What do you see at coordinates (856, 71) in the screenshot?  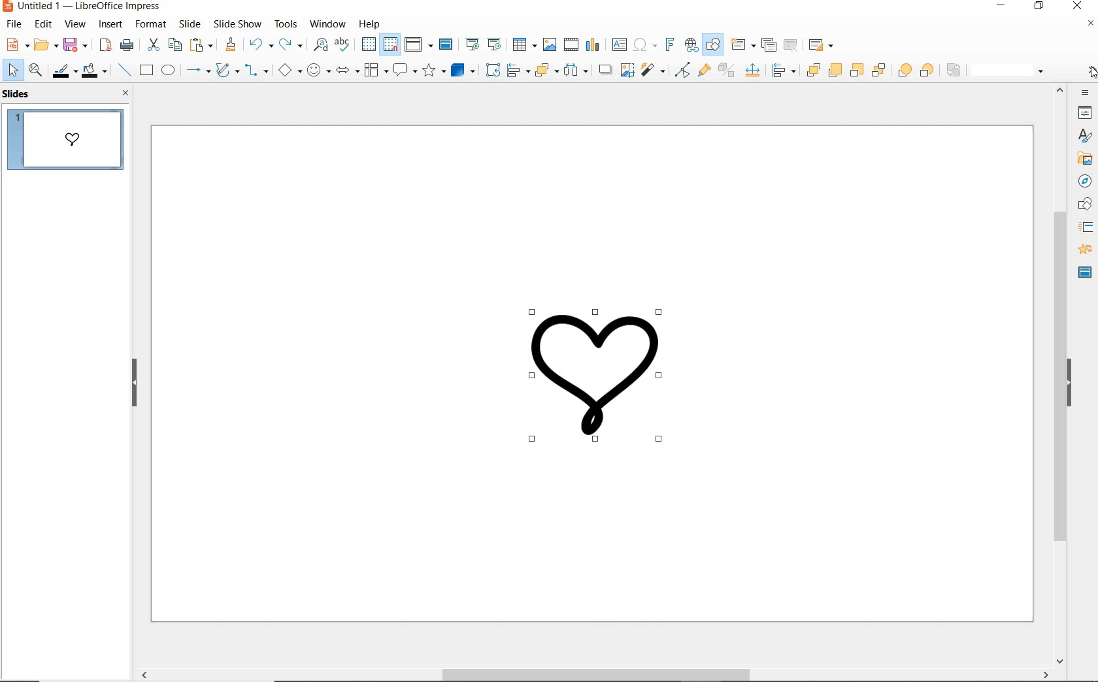 I see `send backward` at bounding box center [856, 71].